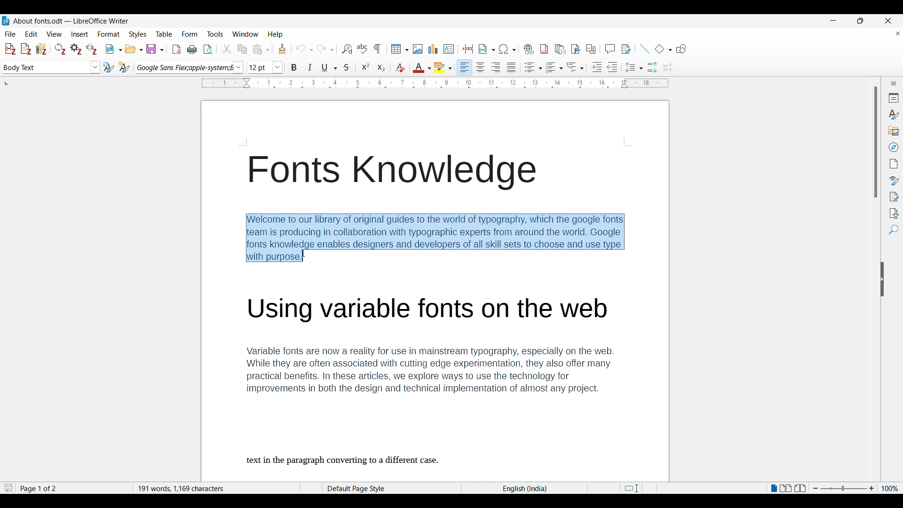  What do you see at coordinates (560, 49) in the screenshot?
I see `Insert endnote` at bounding box center [560, 49].